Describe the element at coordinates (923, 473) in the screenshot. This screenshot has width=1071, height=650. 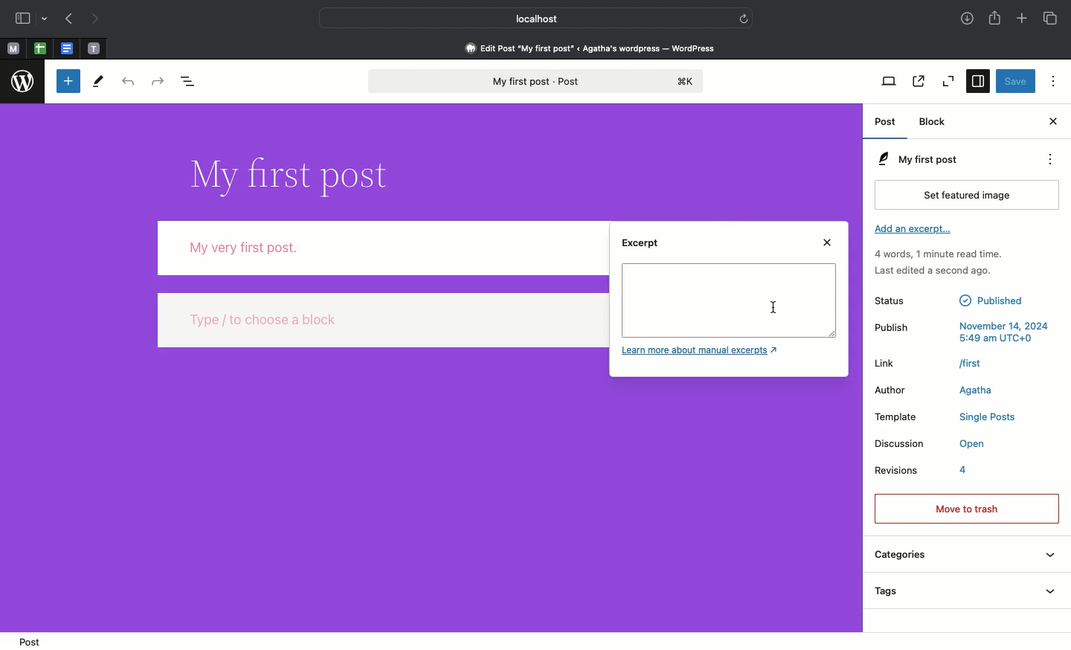
I see `Revisions` at that location.